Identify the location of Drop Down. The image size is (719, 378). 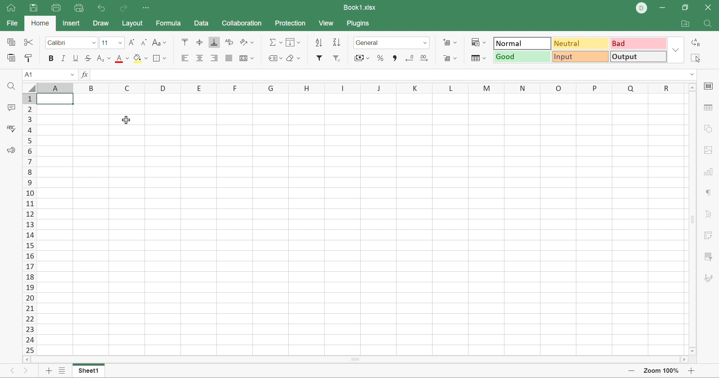
(72, 76).